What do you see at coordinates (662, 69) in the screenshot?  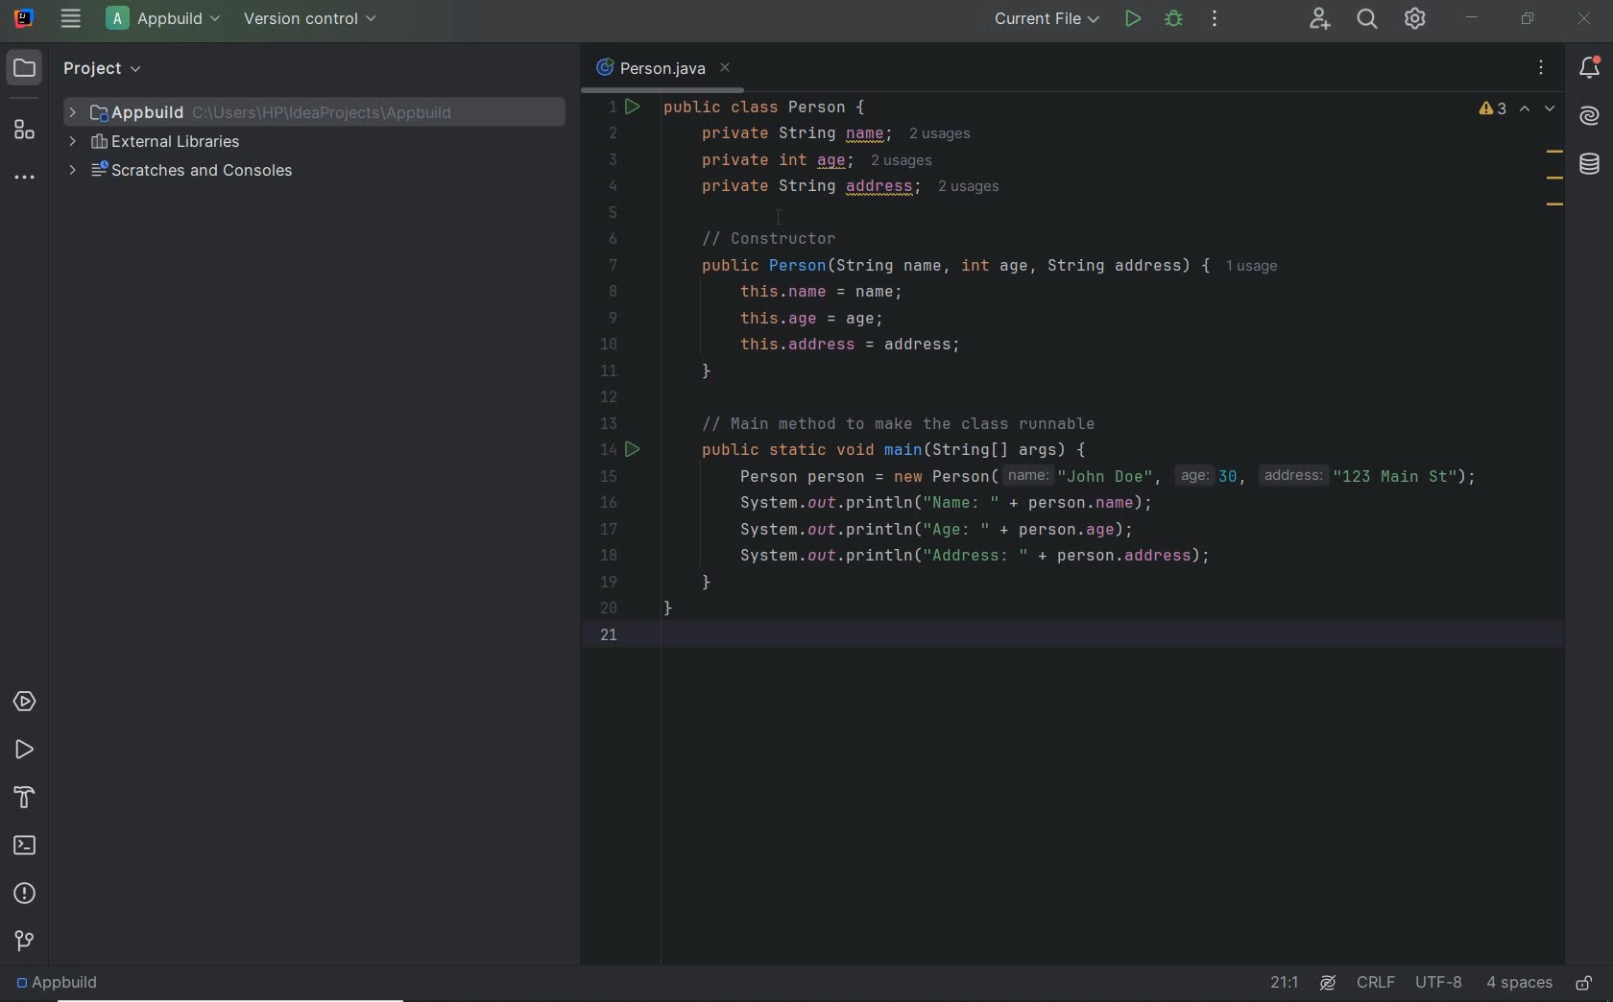 I see `person.java` at bounding box center [662, 69].